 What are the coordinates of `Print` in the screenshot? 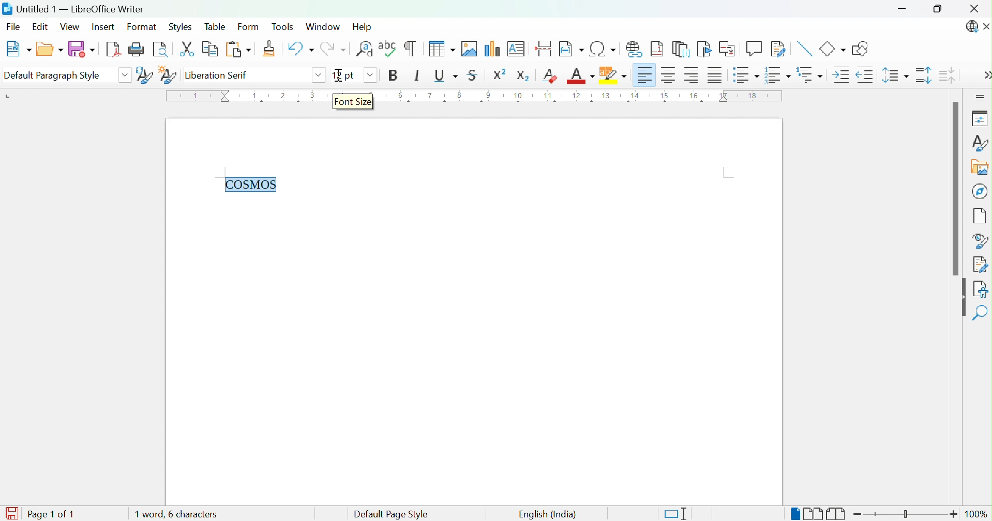 It's located at (137, 49).